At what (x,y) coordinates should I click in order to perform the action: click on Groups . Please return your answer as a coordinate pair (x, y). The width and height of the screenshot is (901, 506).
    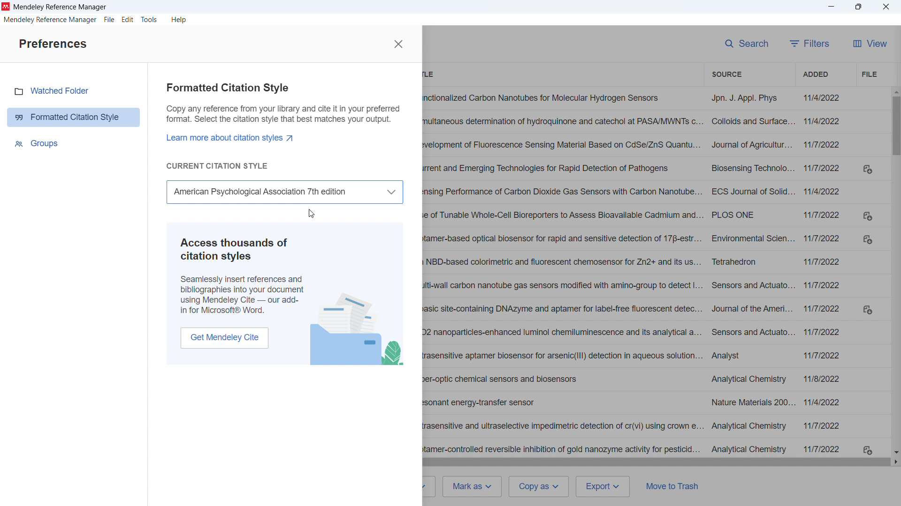
    Looking at the image, I should click on (38, 144).